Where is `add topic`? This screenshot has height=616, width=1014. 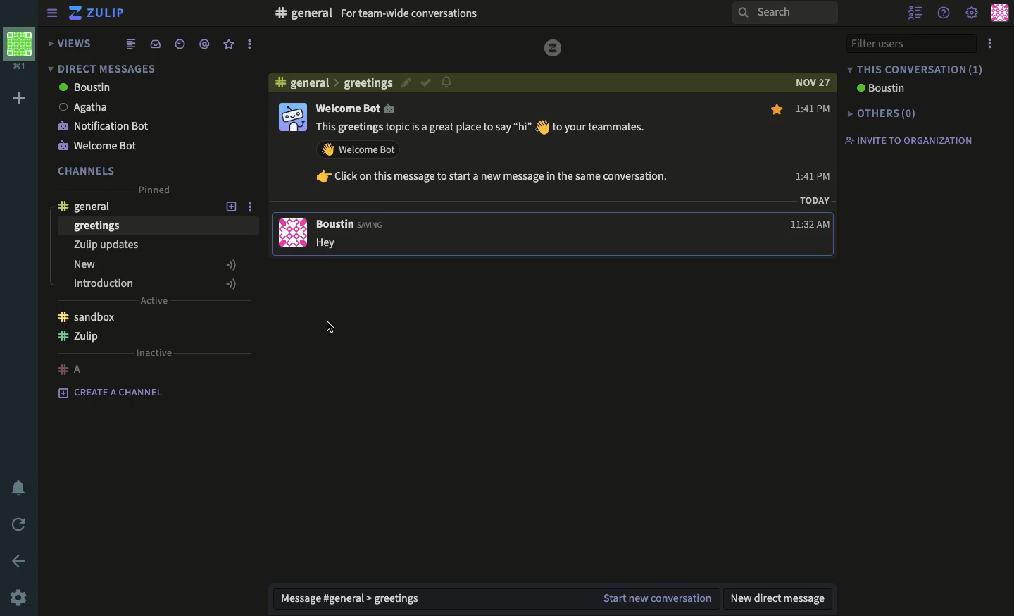 add topic is located at coordinates (223, 205).